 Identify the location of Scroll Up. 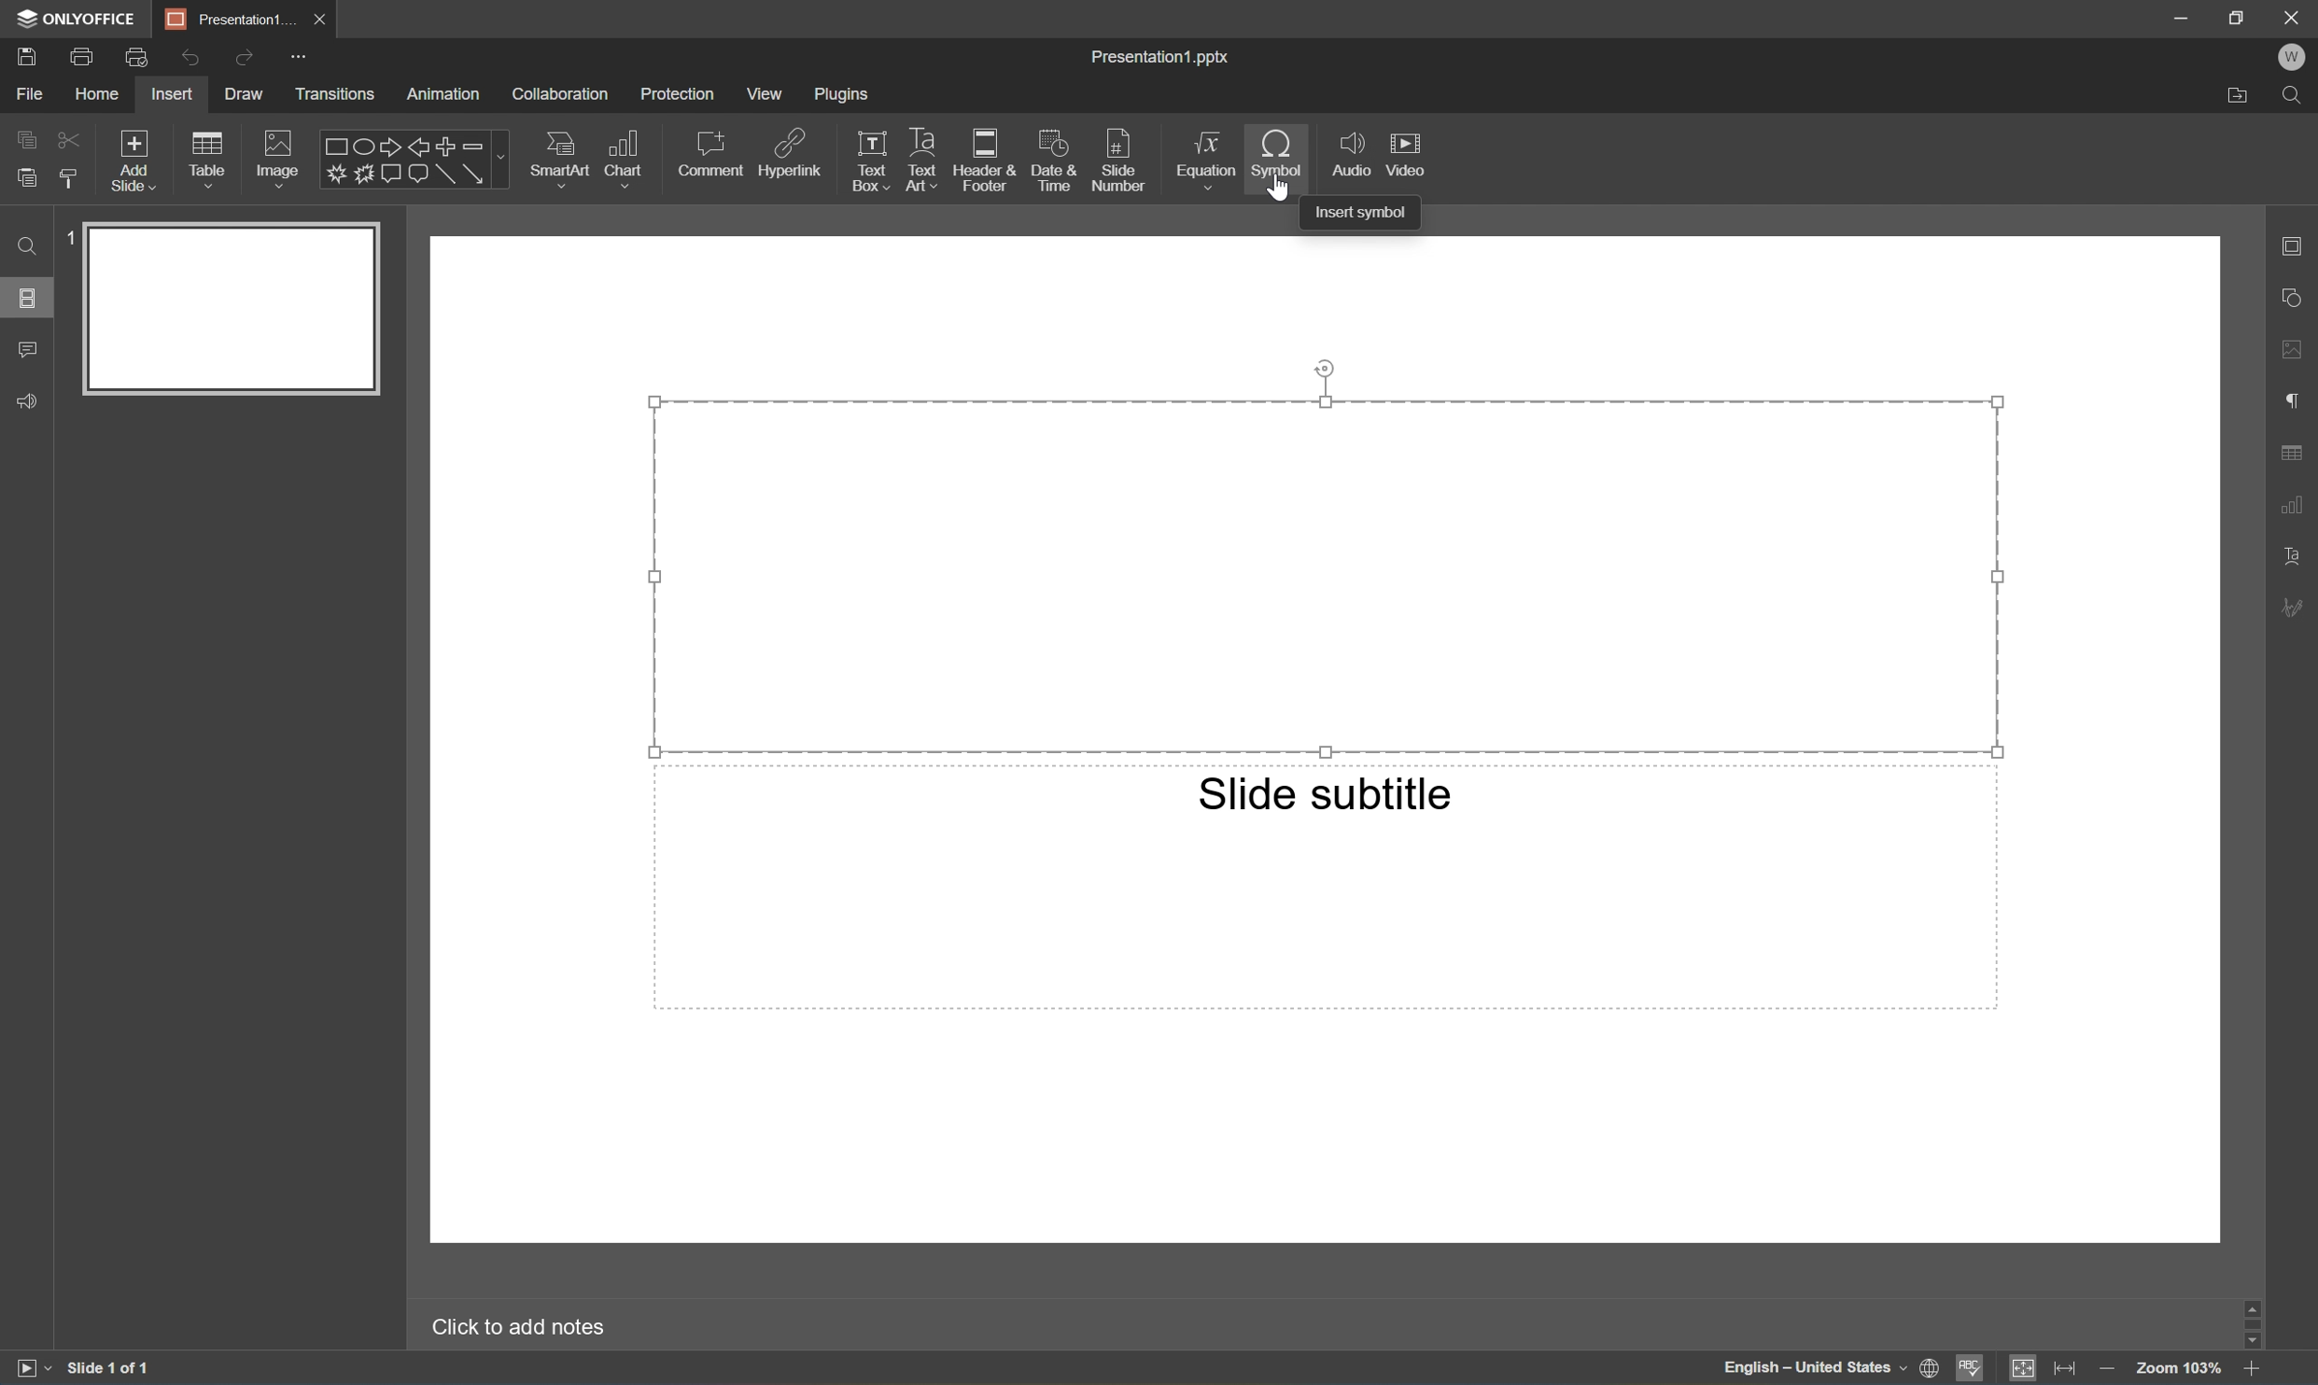
(2247, 1302).